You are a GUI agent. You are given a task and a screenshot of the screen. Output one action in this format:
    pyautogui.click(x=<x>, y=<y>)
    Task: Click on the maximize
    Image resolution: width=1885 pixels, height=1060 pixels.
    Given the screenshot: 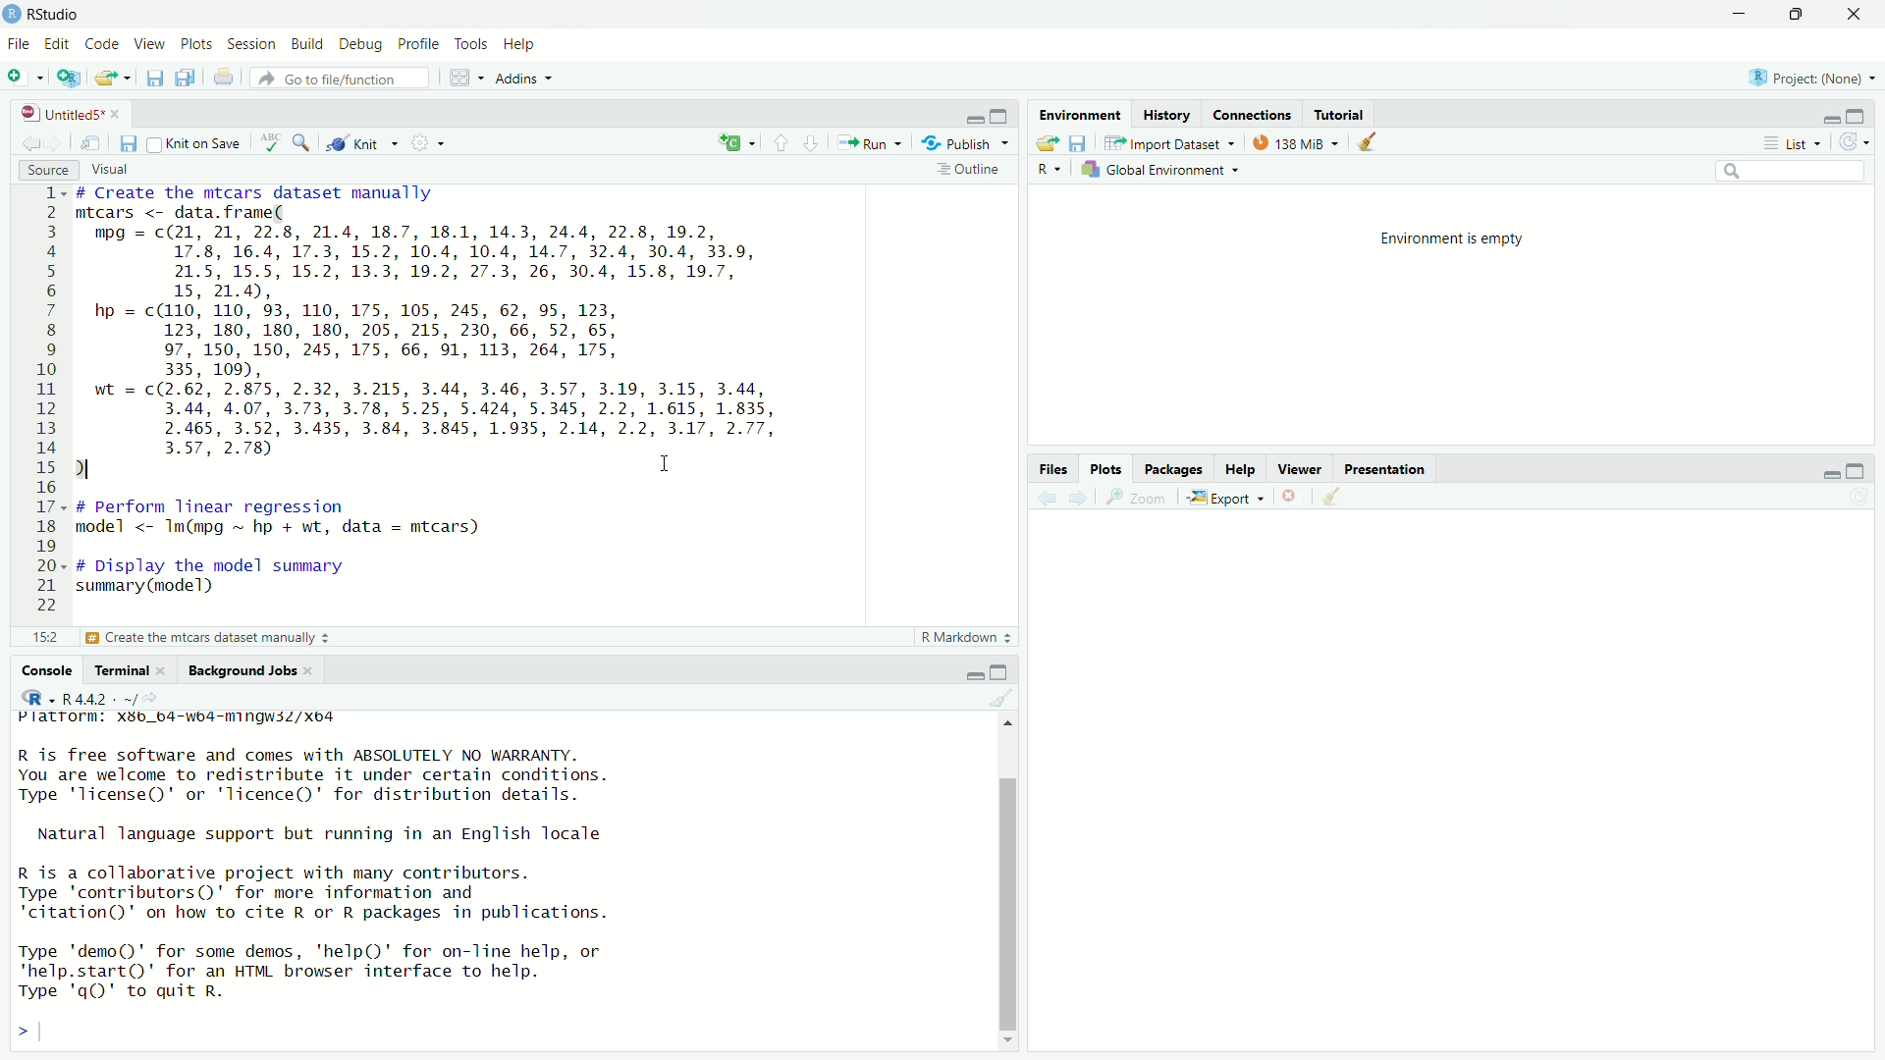 What is the action you would take?
    pyautogui.click(x=1855, y=473)
    